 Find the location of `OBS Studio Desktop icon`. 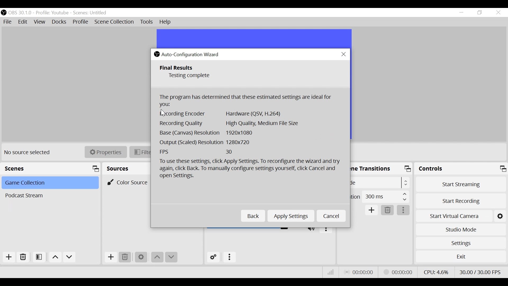

OBS Studio Desktop icon is located at coordinates (157, 54).